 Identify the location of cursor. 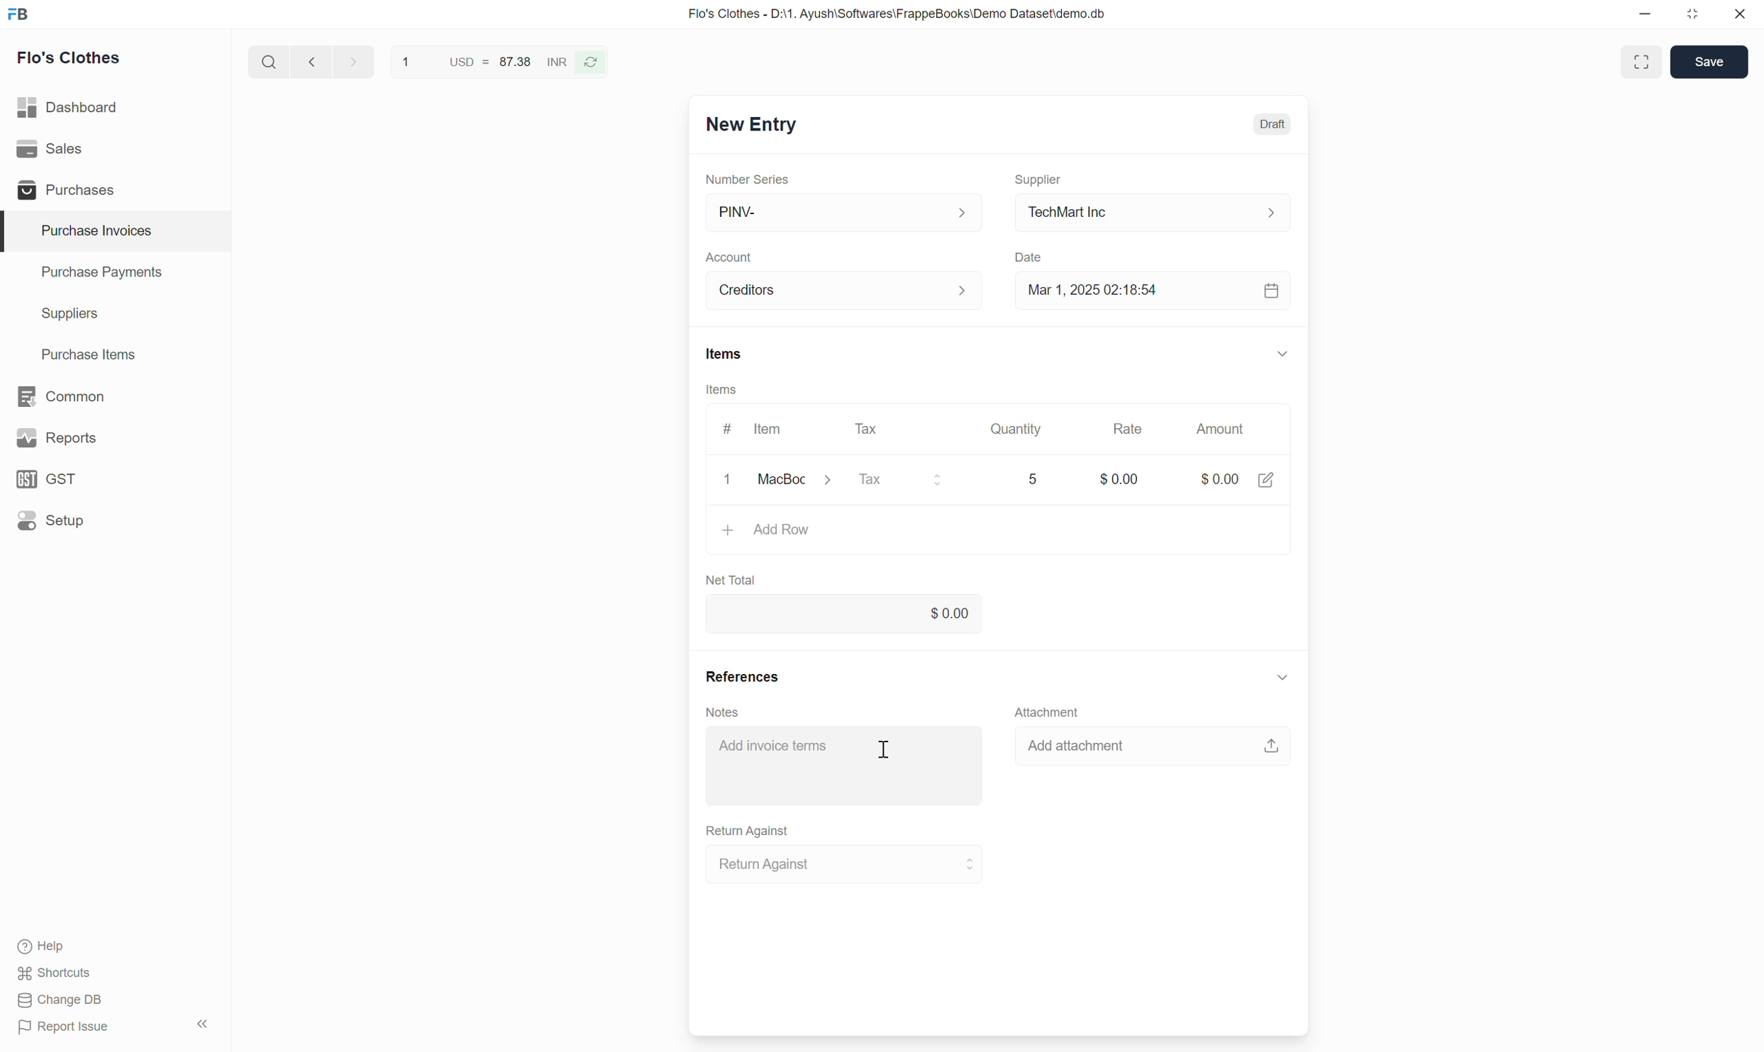
(885, 747).